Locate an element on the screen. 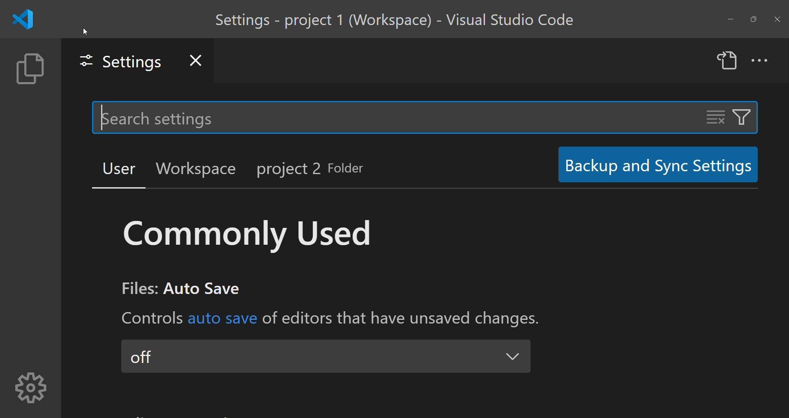 Image resolution: width=789 pixels, height=418 pixels. explorer is located at coordinates (28, 70).